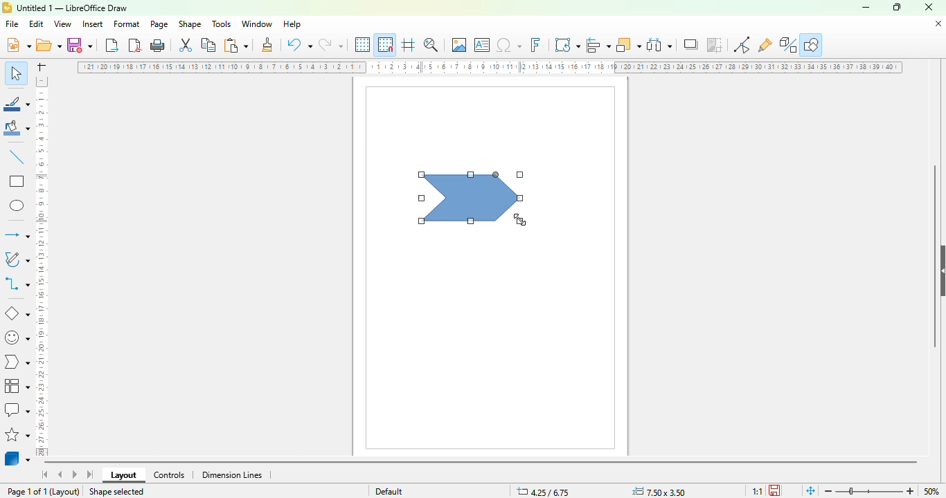  I want to click on change in X&Y coordinates, so click(543, 491).